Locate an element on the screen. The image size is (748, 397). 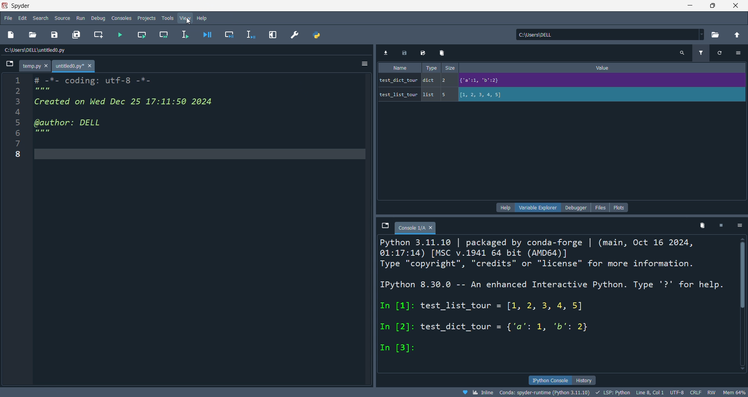
options is located at coordinates (738, 53).